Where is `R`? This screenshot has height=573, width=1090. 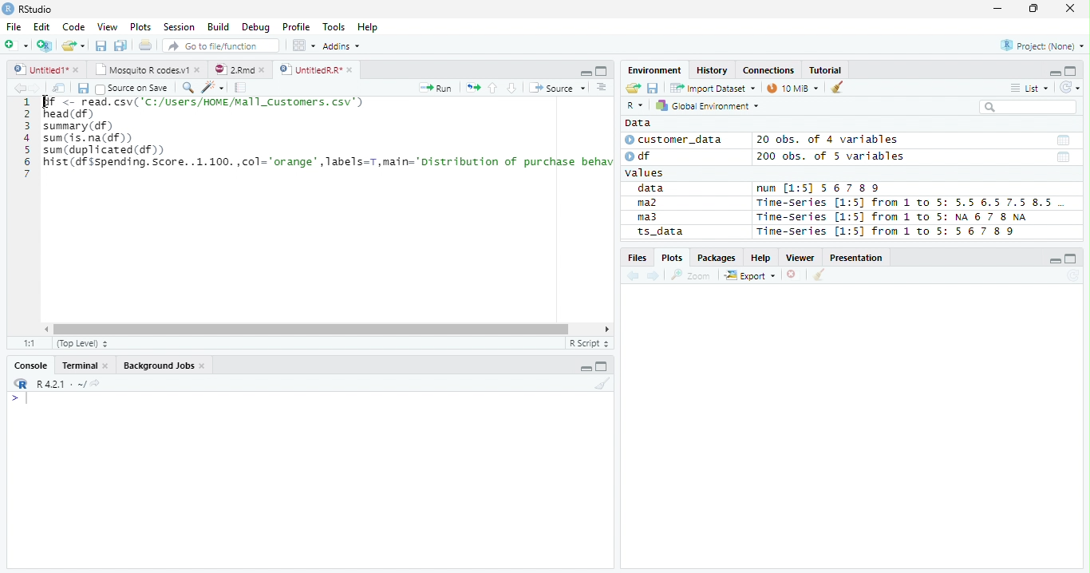
R is located at coordinates (19, 384).